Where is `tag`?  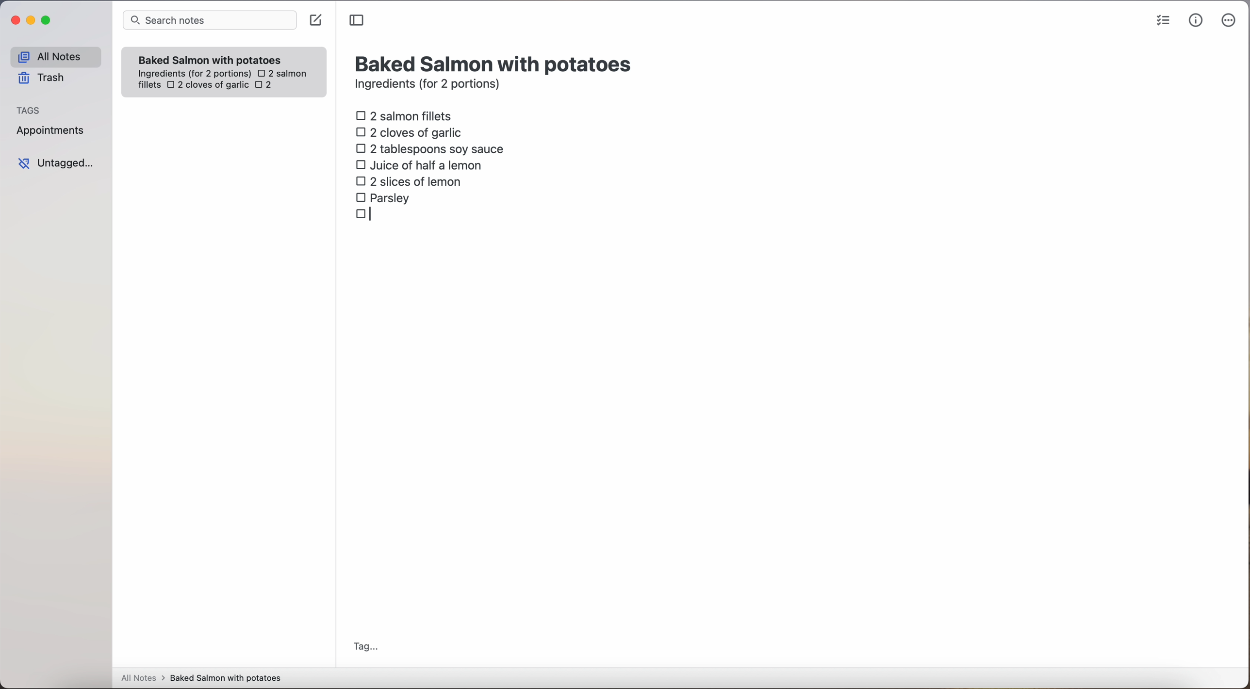
tag is located at coordinates (365, 648).